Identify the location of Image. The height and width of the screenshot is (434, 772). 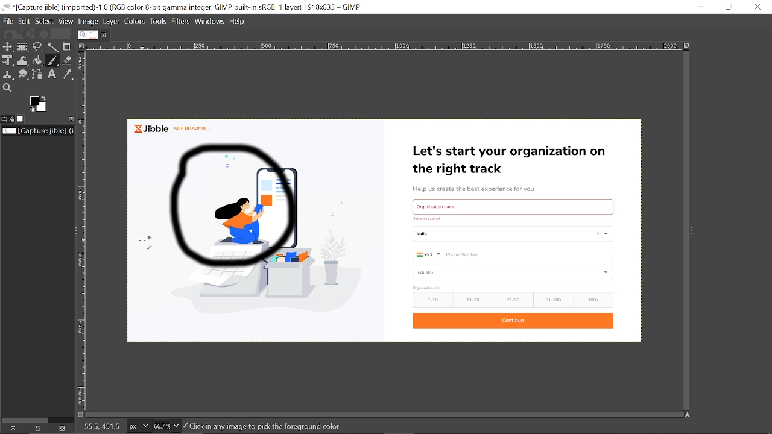
(89, 22).